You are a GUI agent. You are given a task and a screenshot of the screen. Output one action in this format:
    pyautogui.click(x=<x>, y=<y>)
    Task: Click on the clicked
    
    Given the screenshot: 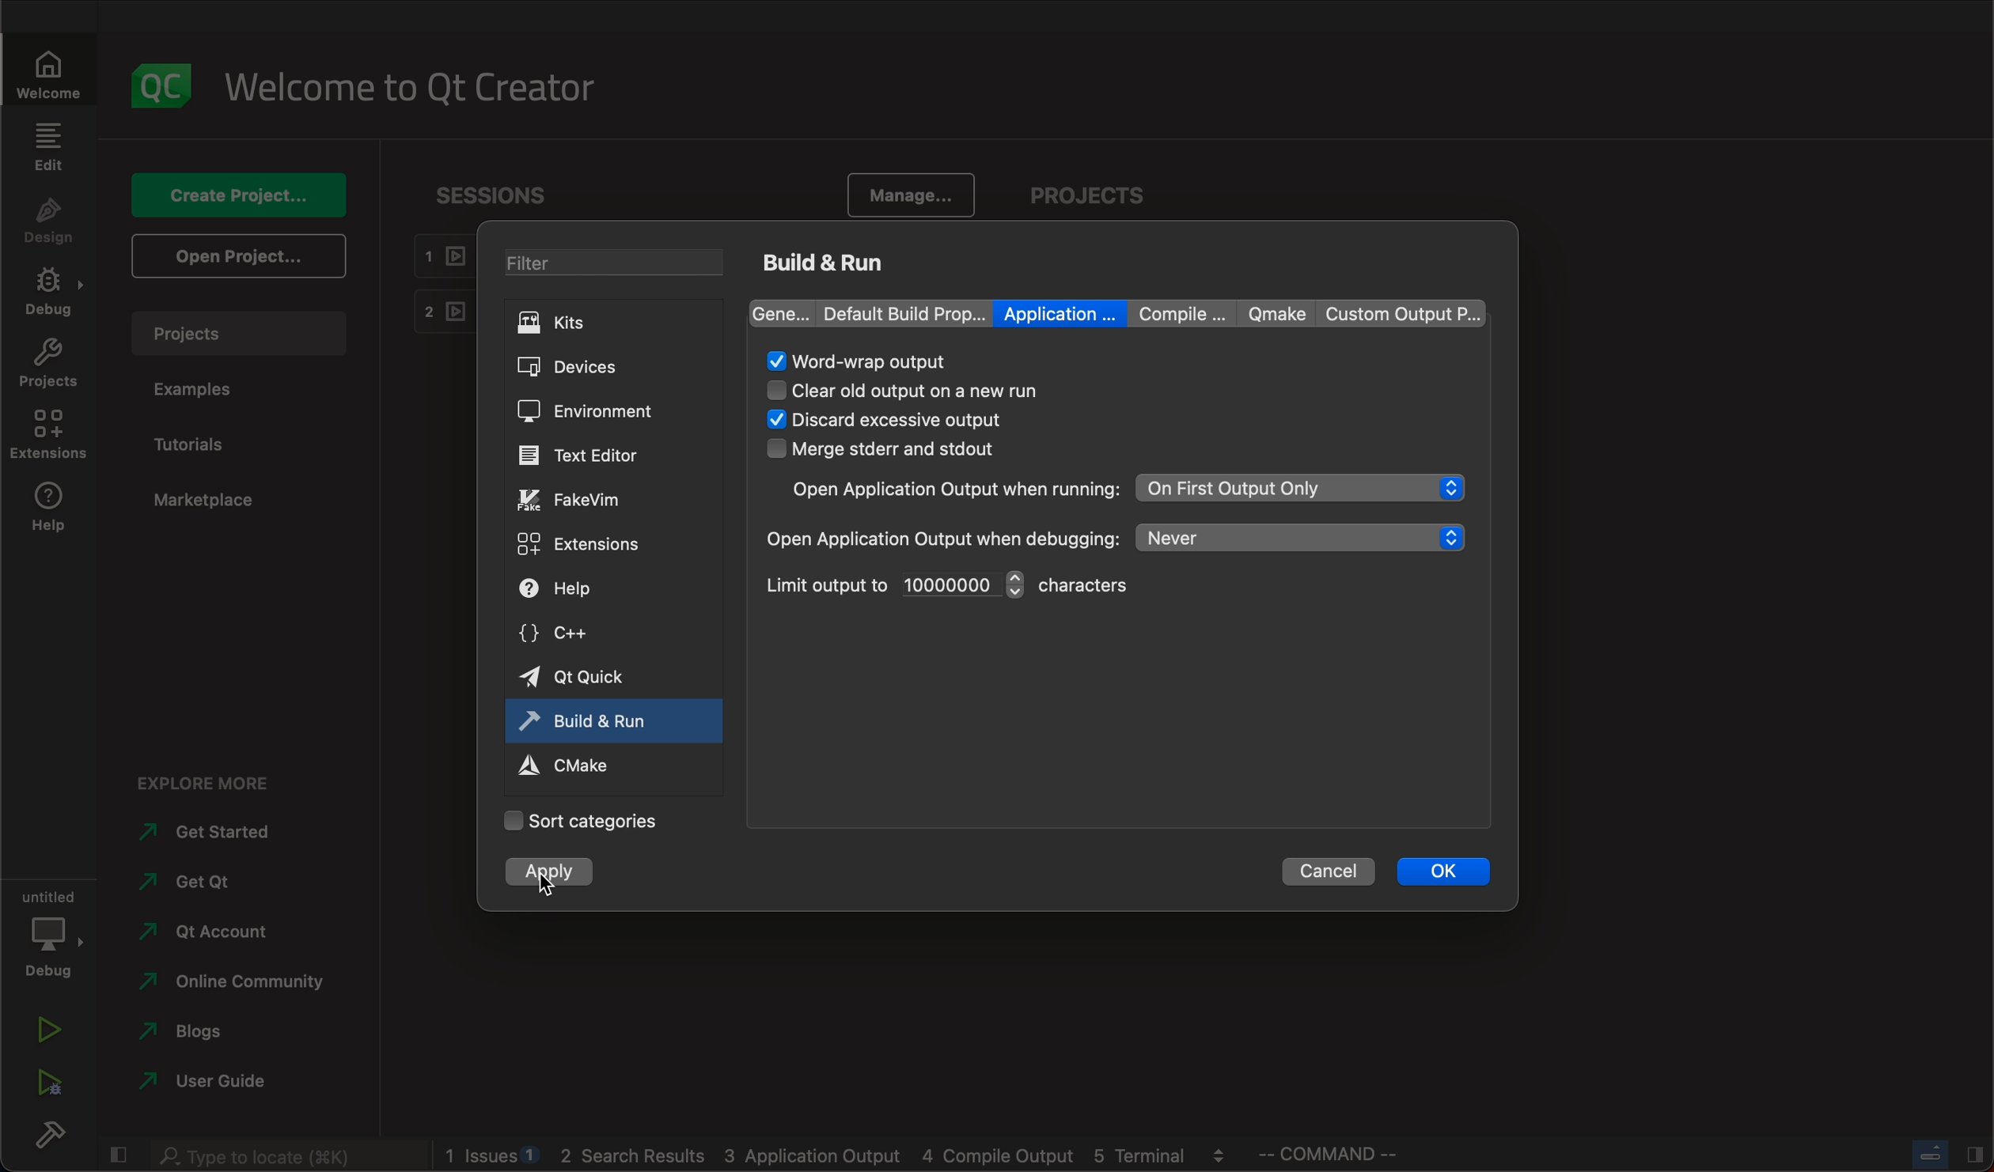 What is the action you would take?
    pyautogui.click(x=555, y=872)
    